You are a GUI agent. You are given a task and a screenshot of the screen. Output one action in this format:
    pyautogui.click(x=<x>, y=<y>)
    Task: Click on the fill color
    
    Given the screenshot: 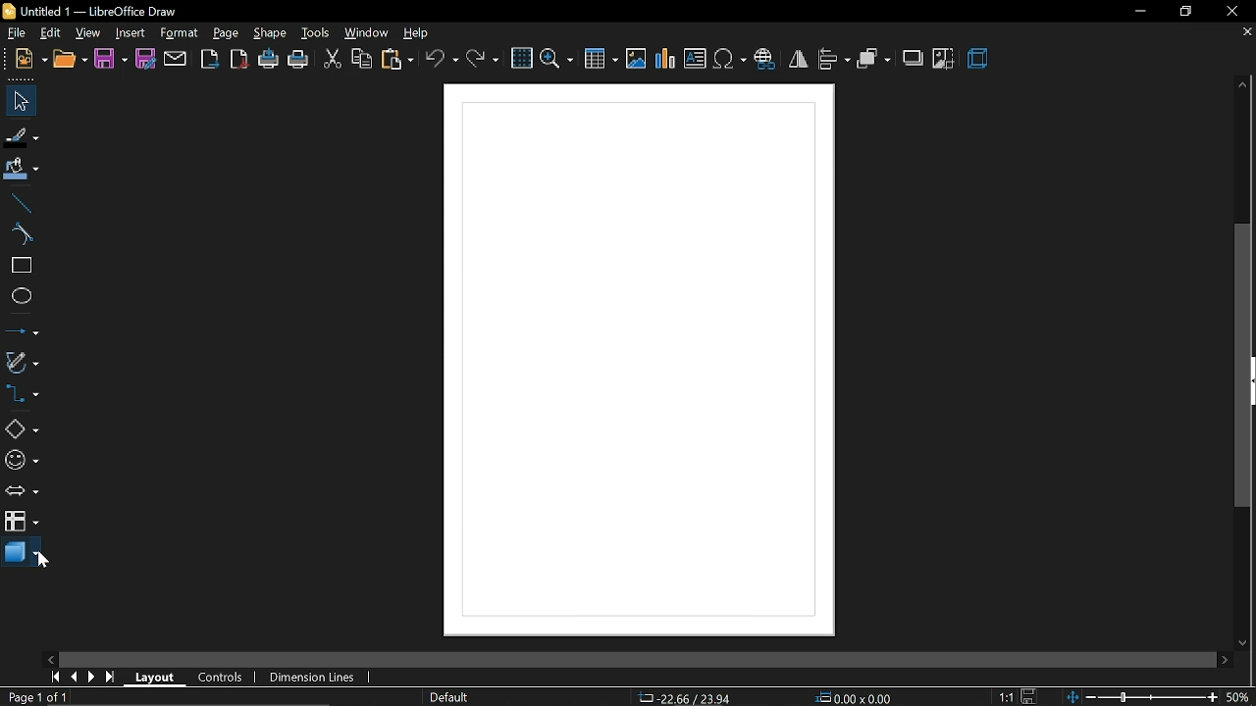 What is the action you would take?
    pyautogui.click(x=24, y=170)
    